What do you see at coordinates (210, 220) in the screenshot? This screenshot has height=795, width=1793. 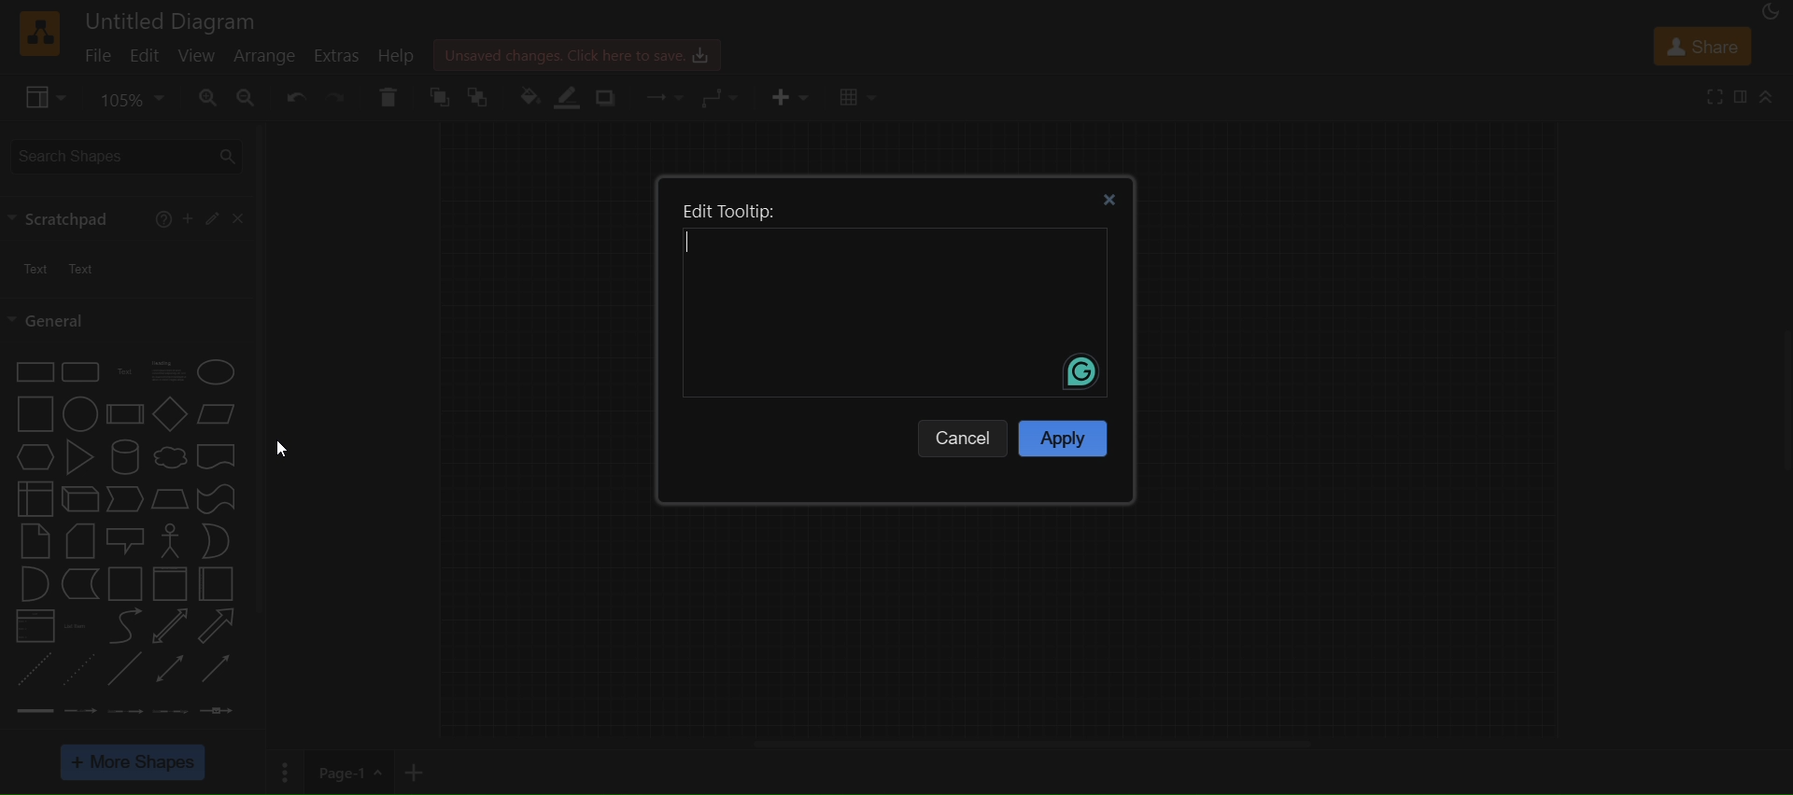 I see `edit` at bounding box center [210, 220].